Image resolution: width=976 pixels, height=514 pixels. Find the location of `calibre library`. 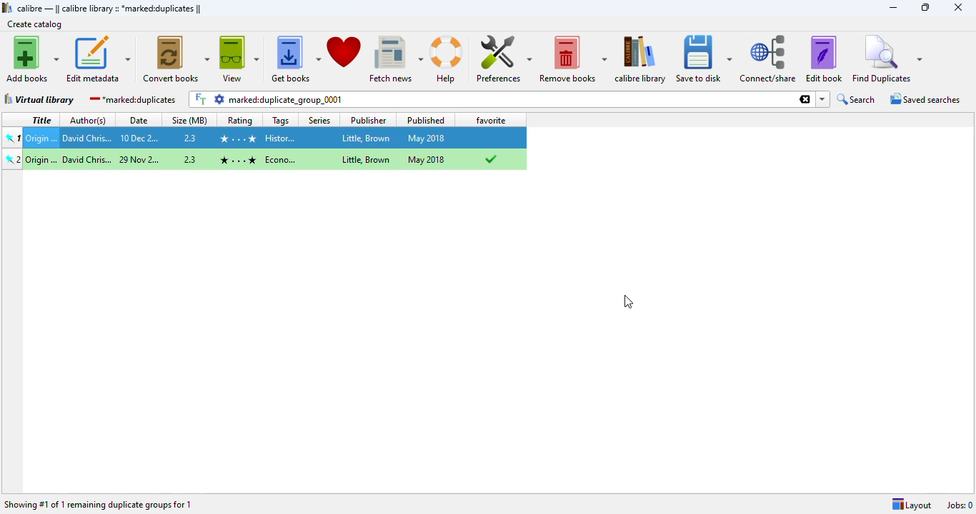

calibre library is located at coordinates (642, 59).